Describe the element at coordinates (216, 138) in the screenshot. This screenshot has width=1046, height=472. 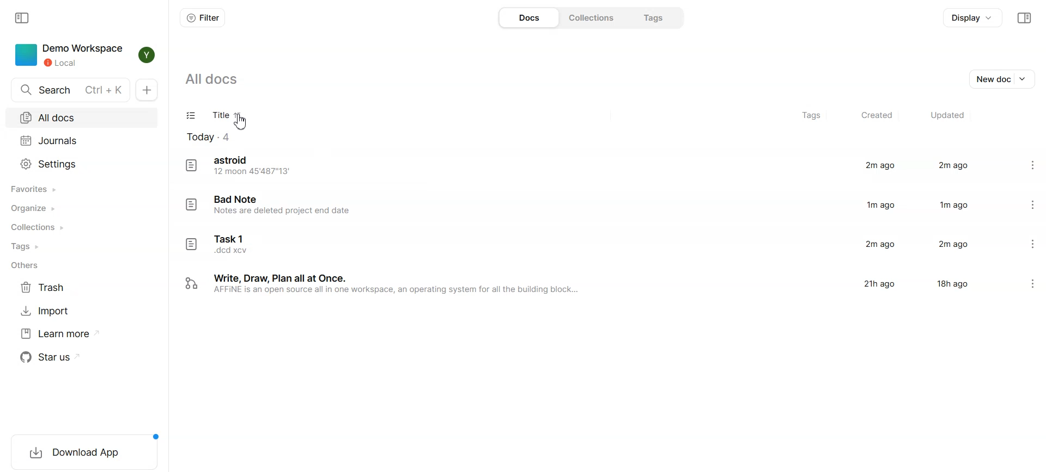
I see `Today` at that location.